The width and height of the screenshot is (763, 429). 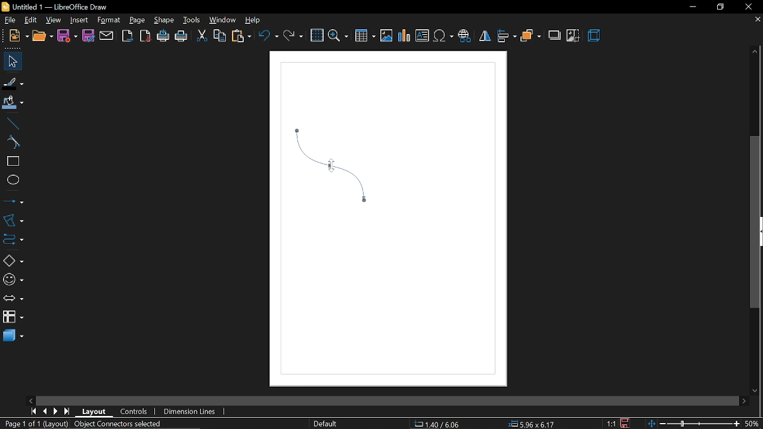 What do you see at coordinates (747, 7) in the screenshot?
I see `close` at bounding box center [747, 7].